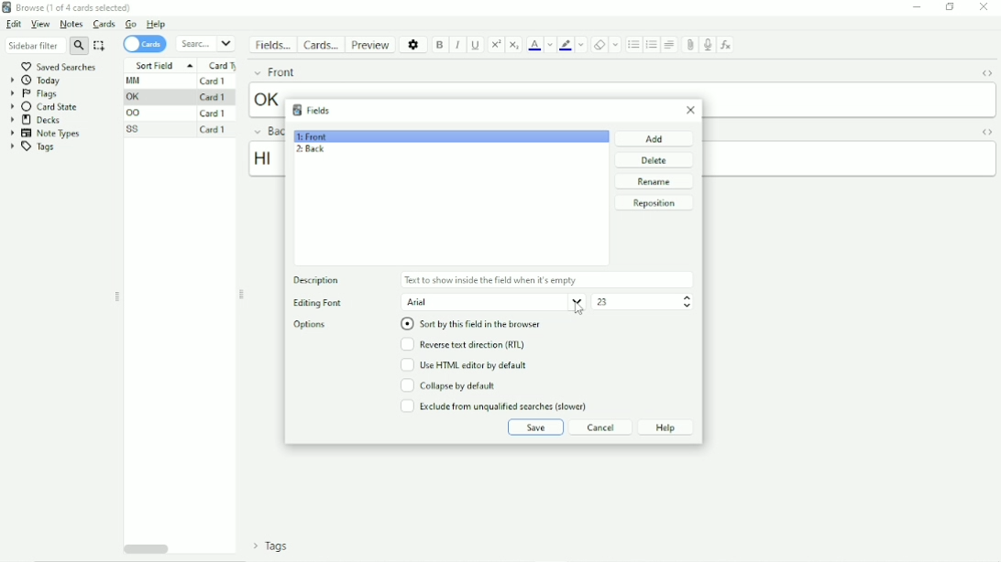 This screenshot has width=1001, height=562. What do you see at coordinates (691, 45) in the screenshot?
I see `Attach picture/audio/video` at bounding box center [691, 45].